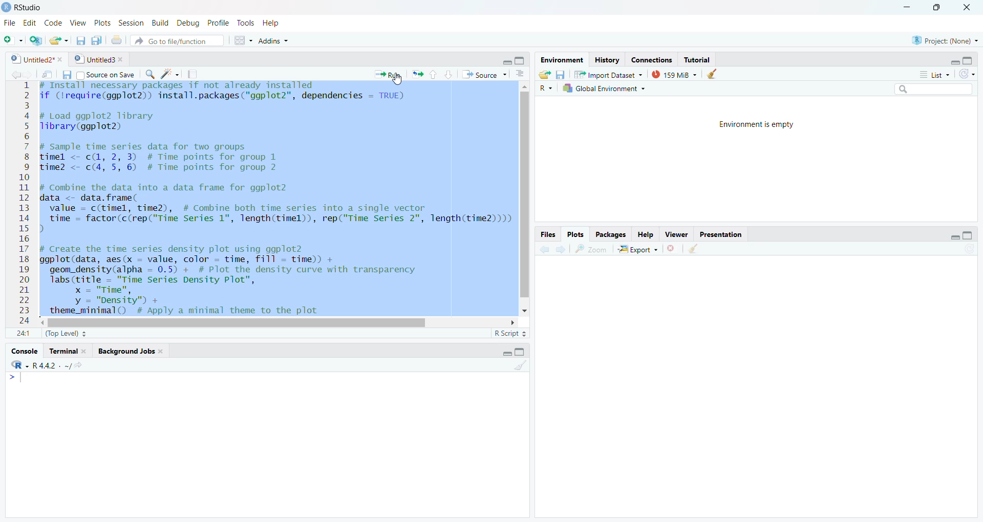 This screenshot has height=522, width=983. Describe the element at coordinates (27, 75) in the screenshot. I see `Forward` at that location.